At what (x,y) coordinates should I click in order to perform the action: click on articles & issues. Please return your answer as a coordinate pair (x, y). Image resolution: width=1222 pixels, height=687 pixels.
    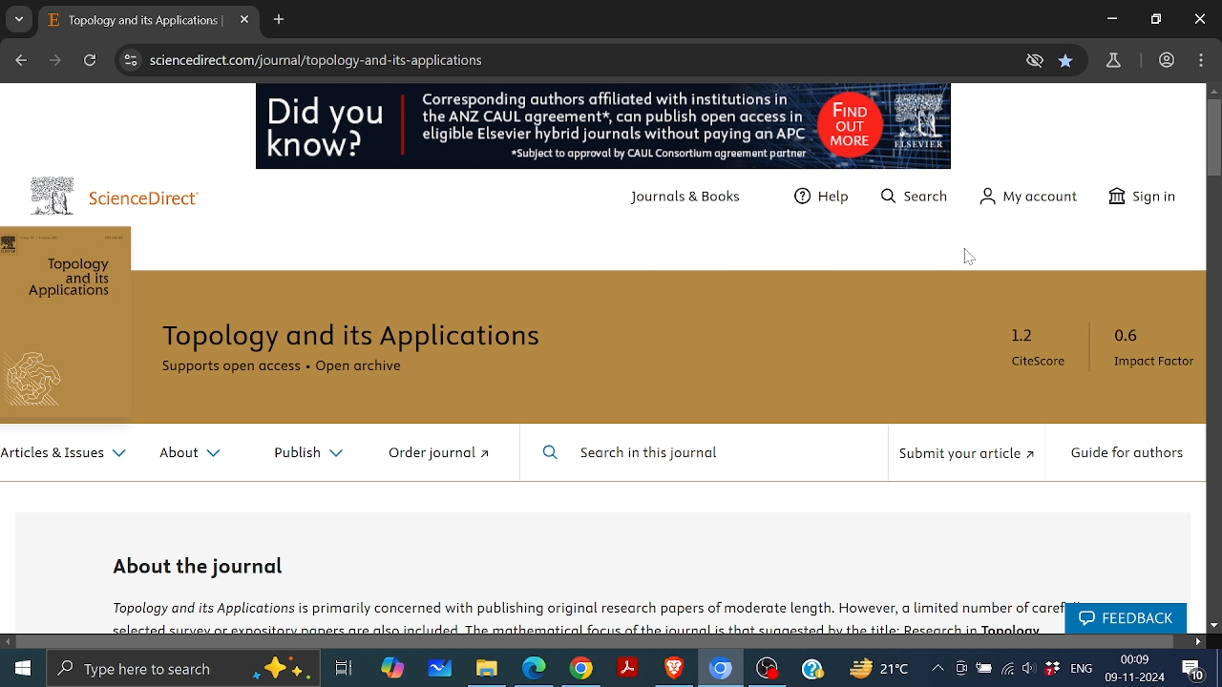
    Looking at the image, I should click on (64, 457).